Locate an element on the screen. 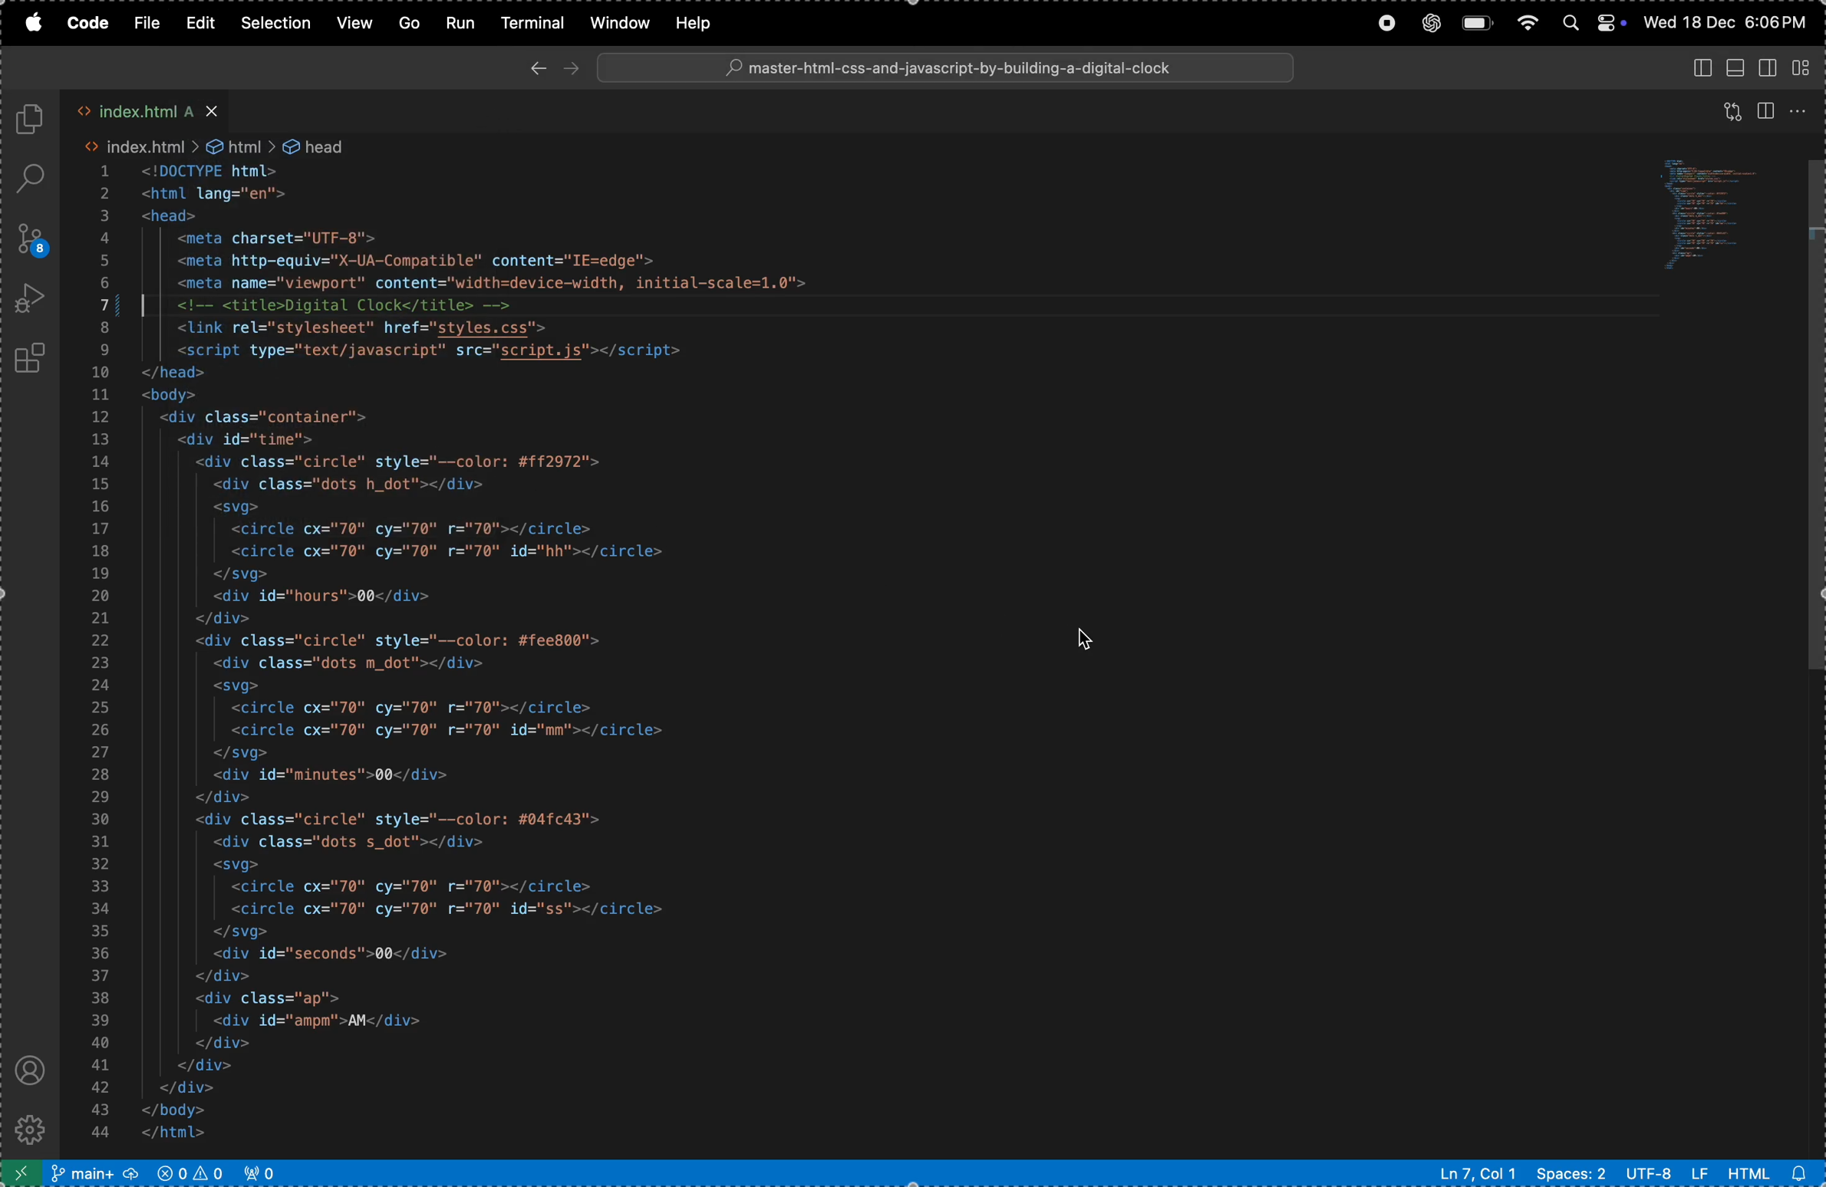  html file is located at coordinates (1772, 1172).